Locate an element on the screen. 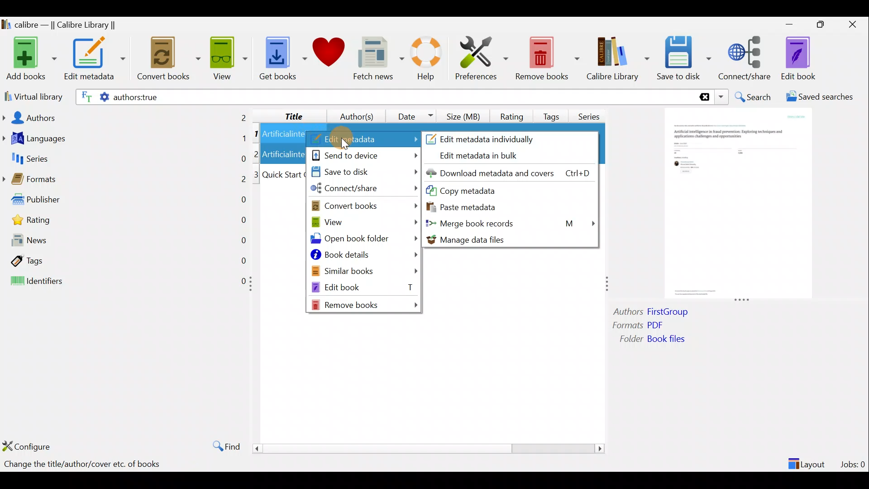  View is located at coordinates (363, 221).